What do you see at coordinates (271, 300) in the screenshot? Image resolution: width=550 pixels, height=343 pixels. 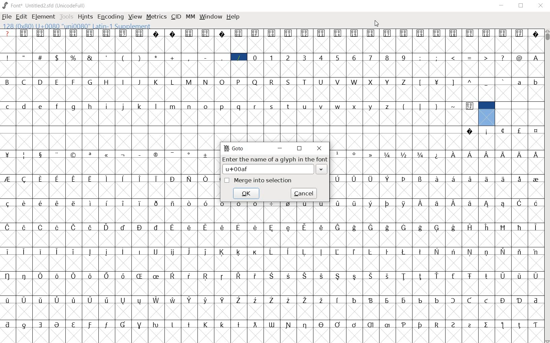 I see `Symbol` at bounding box center [271, 300].